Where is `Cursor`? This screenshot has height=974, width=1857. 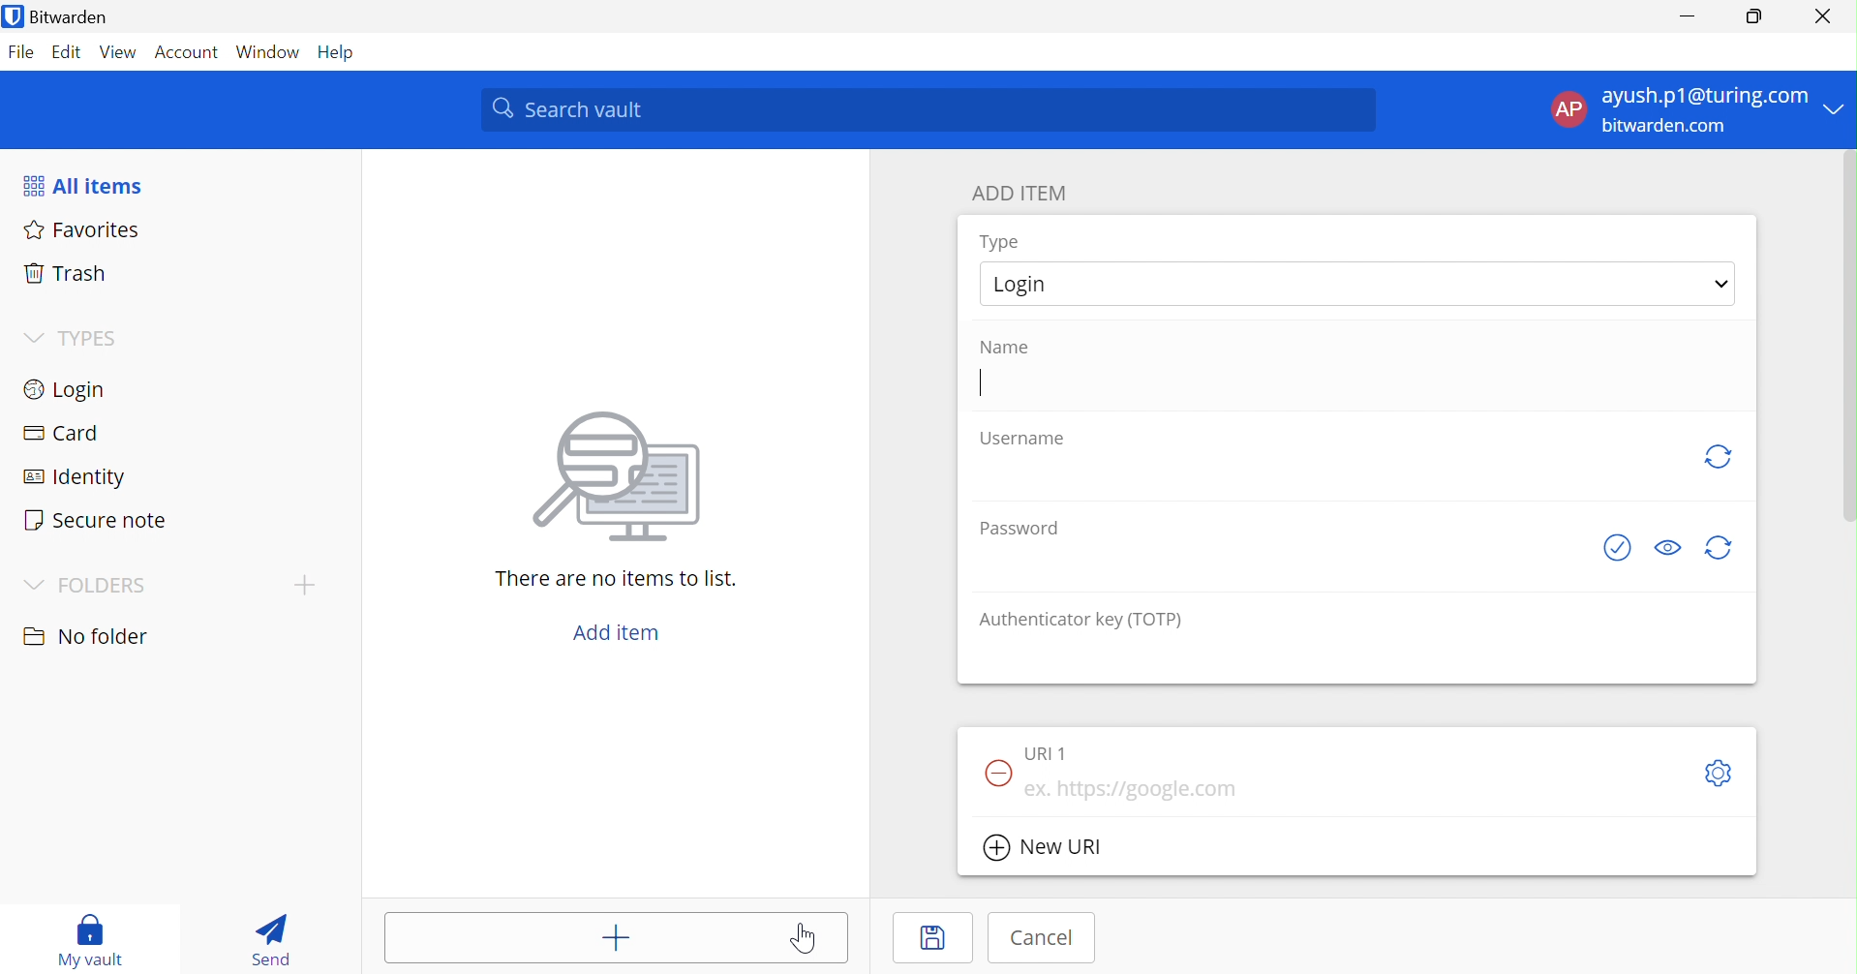
Cursor is located at coordinates (804, 938).